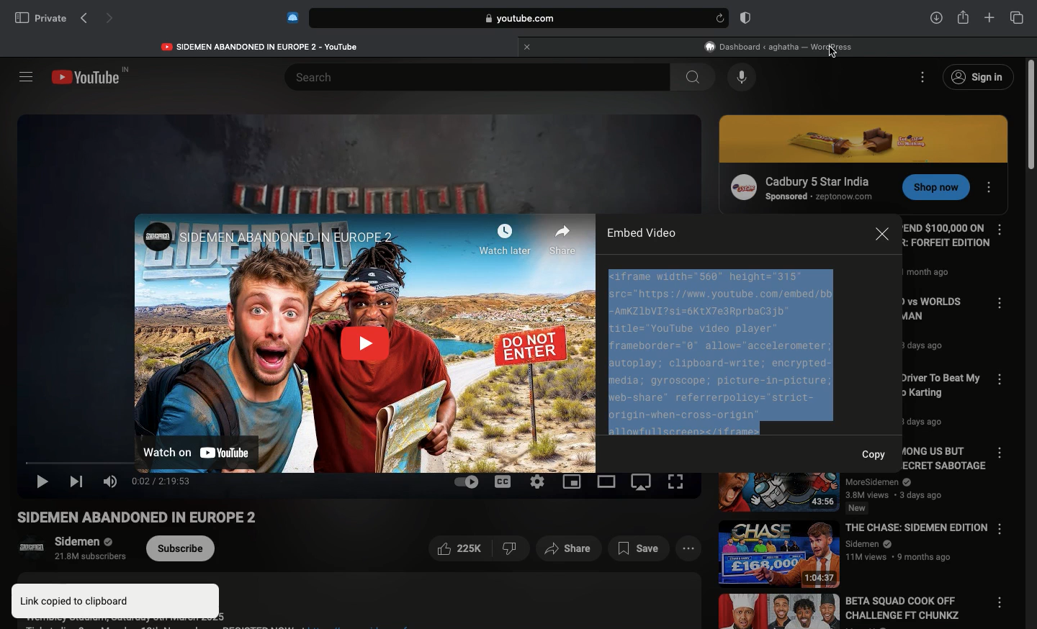 This screenshot has width=1037, height=629. Describe the element at coordinates (1004, 454) in the screenshot. I see `Options` at that location.